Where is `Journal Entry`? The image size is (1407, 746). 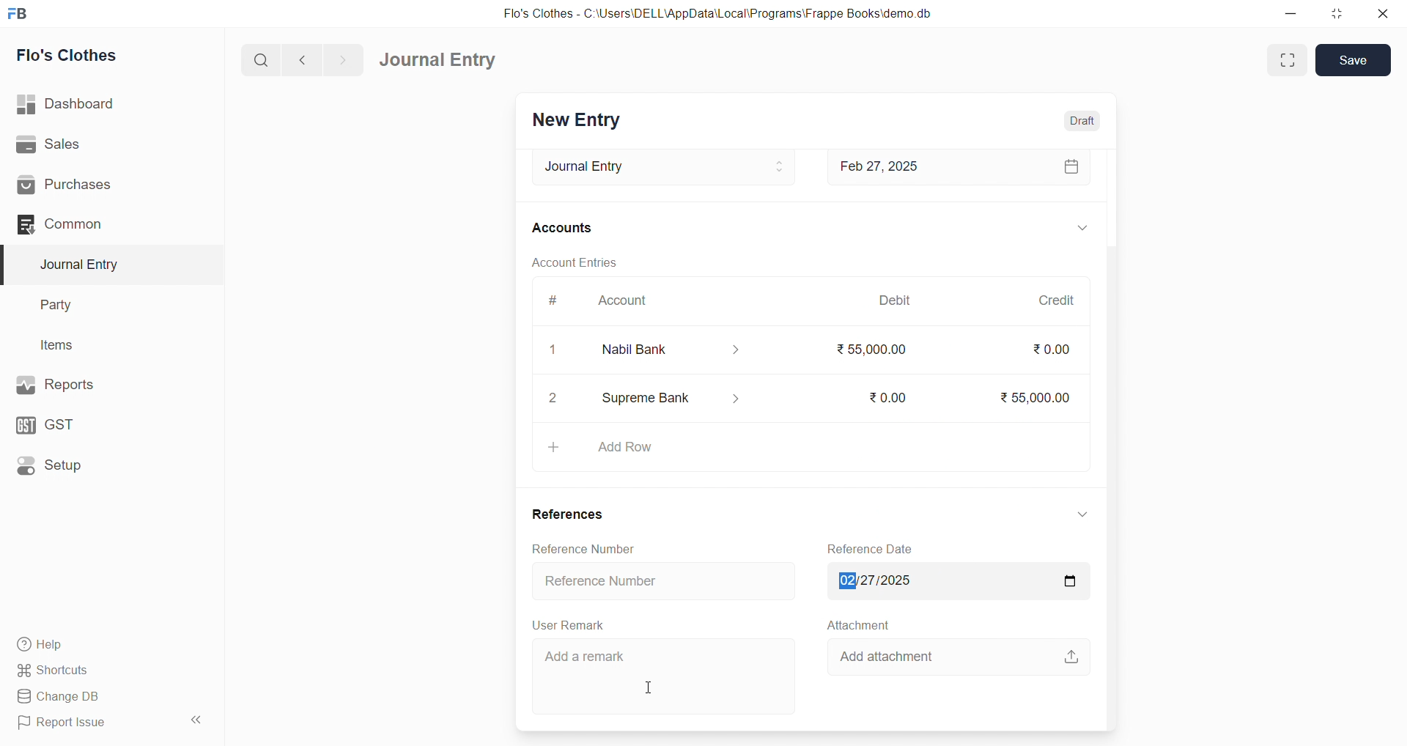 Journal Entry is located at coordinates (84, 265).